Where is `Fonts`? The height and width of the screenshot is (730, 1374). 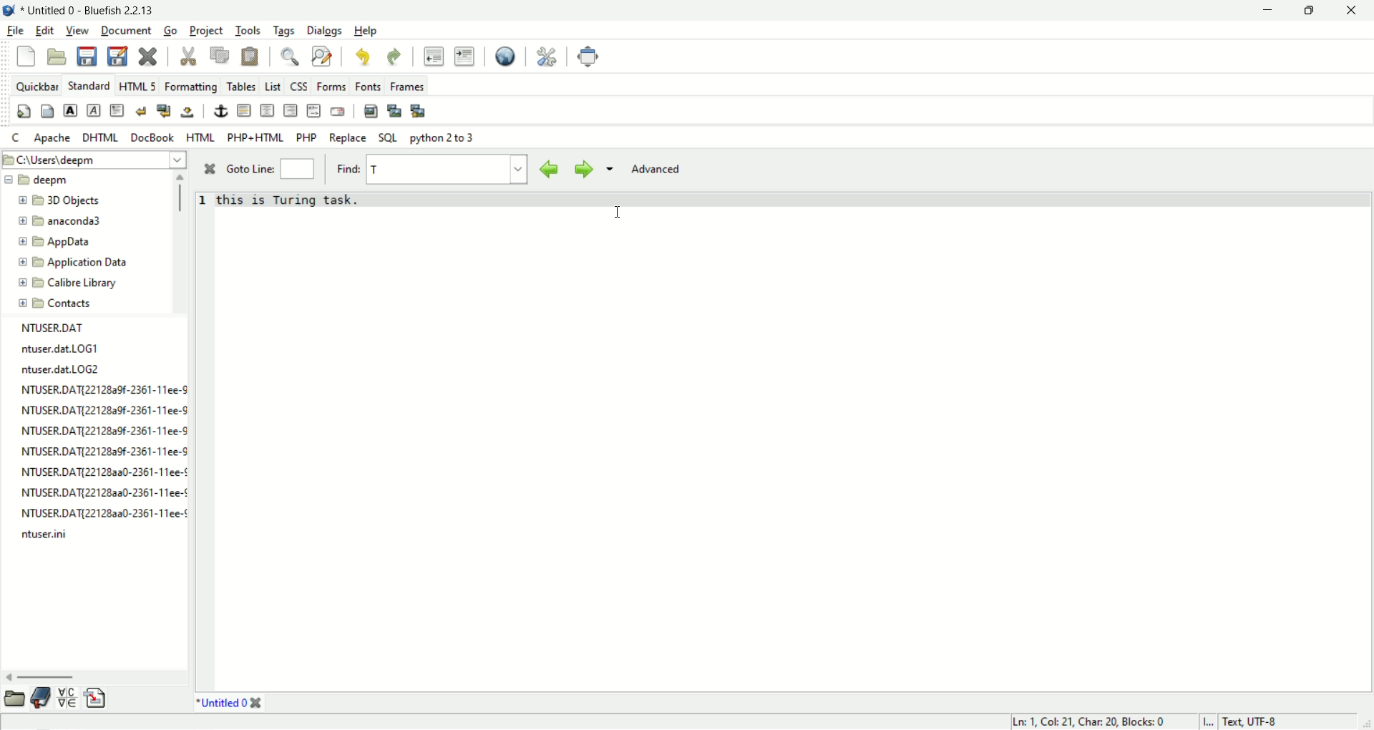 Fonts is located at coordinates (370, 87).